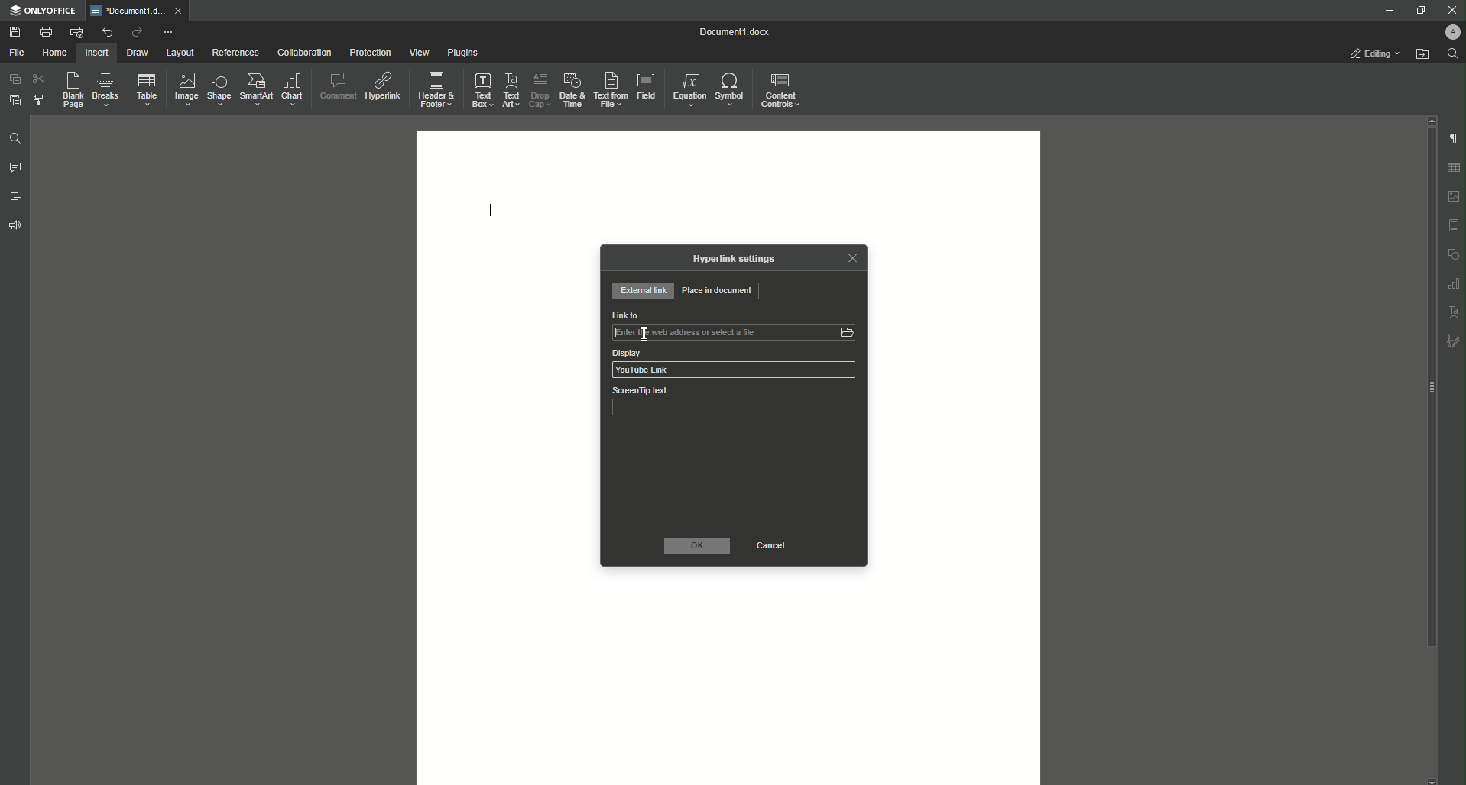  Describe the element at coordinates (1370, 53) in the screenshot. I see `Editing` at that location.